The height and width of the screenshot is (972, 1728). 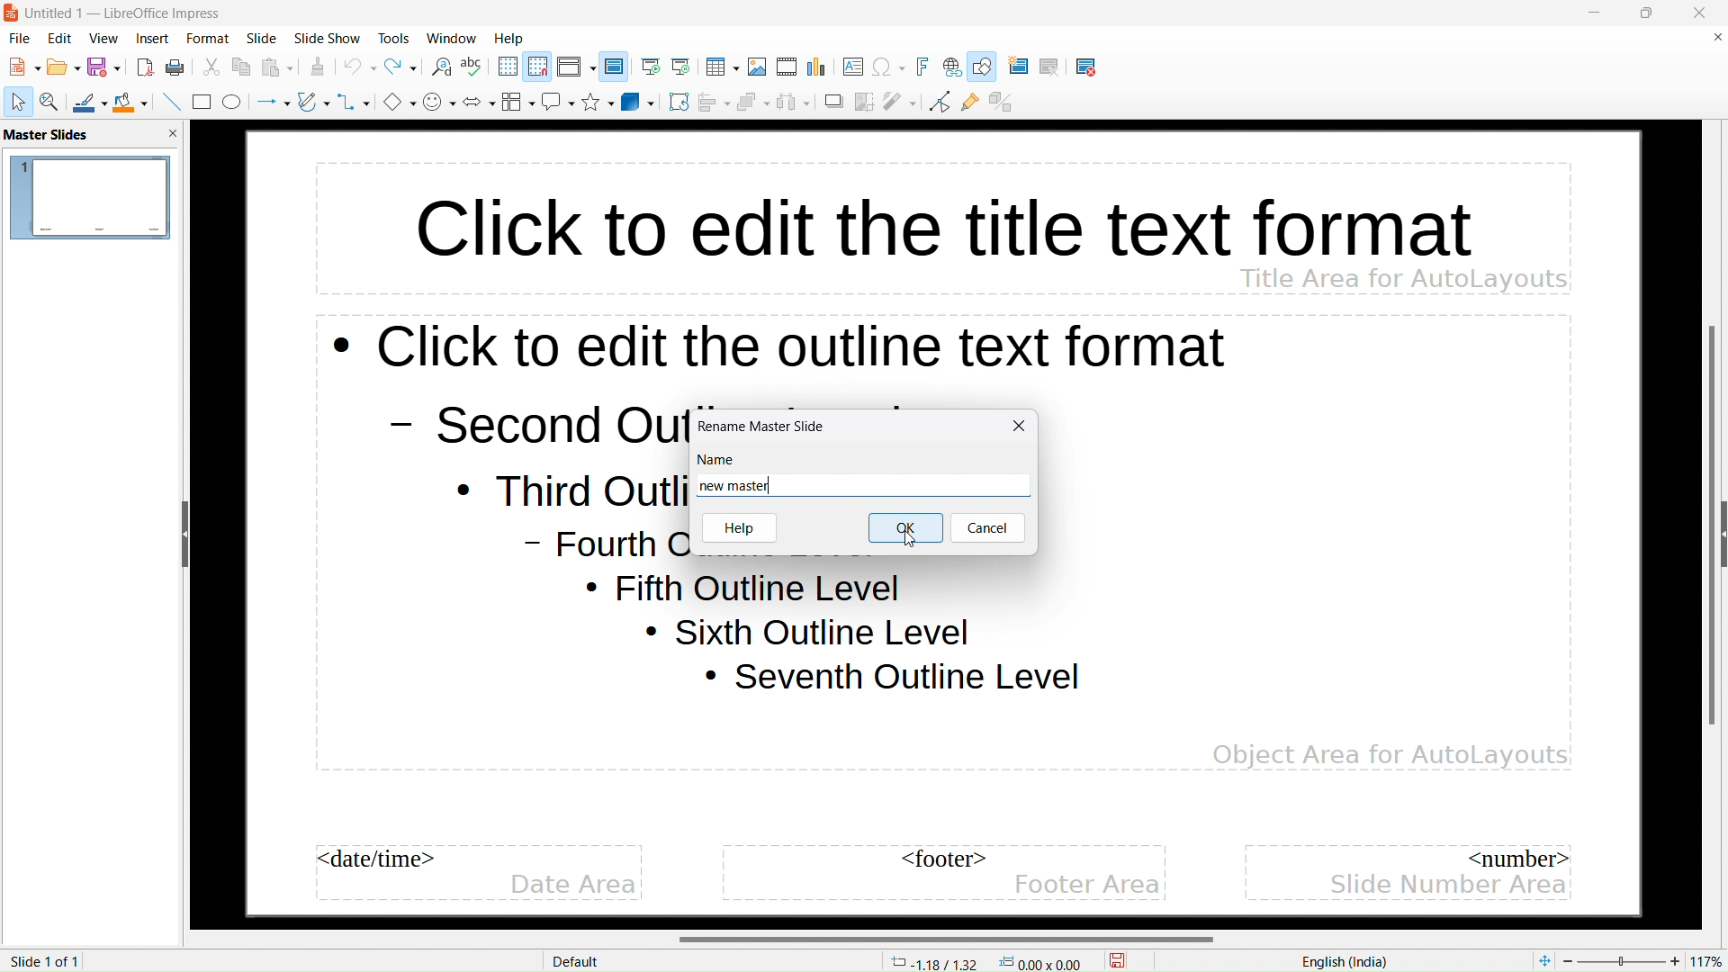 What do you see at coordinates (752, 103) in the screenshot?
I see `arrange` at bounding box center [752, 103].